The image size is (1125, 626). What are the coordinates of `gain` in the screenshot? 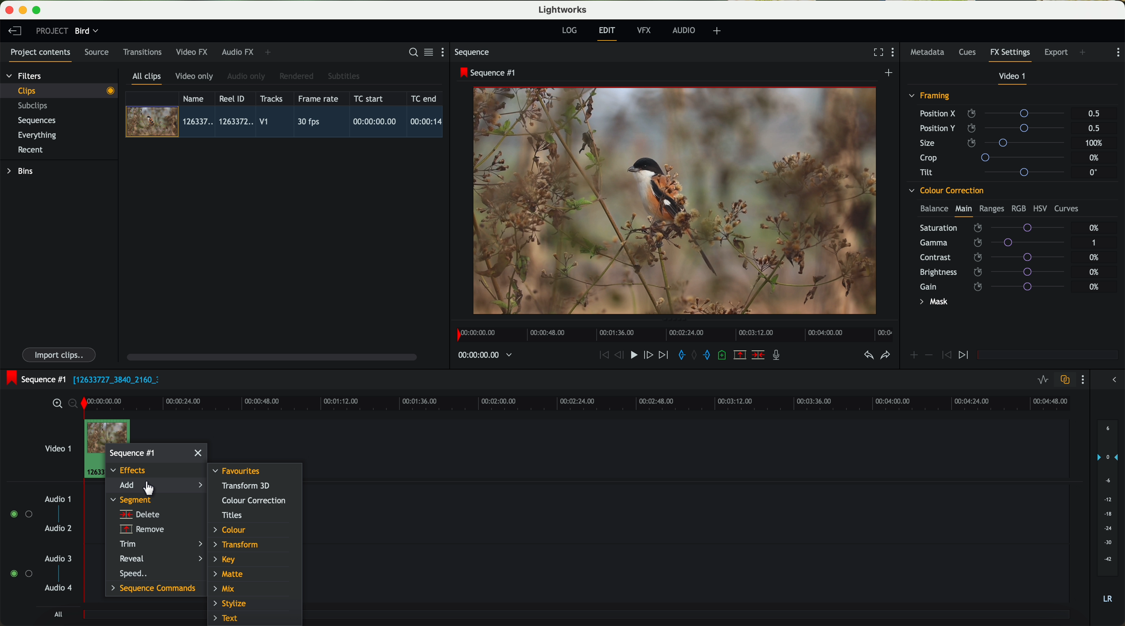 It's located at (997, 286).